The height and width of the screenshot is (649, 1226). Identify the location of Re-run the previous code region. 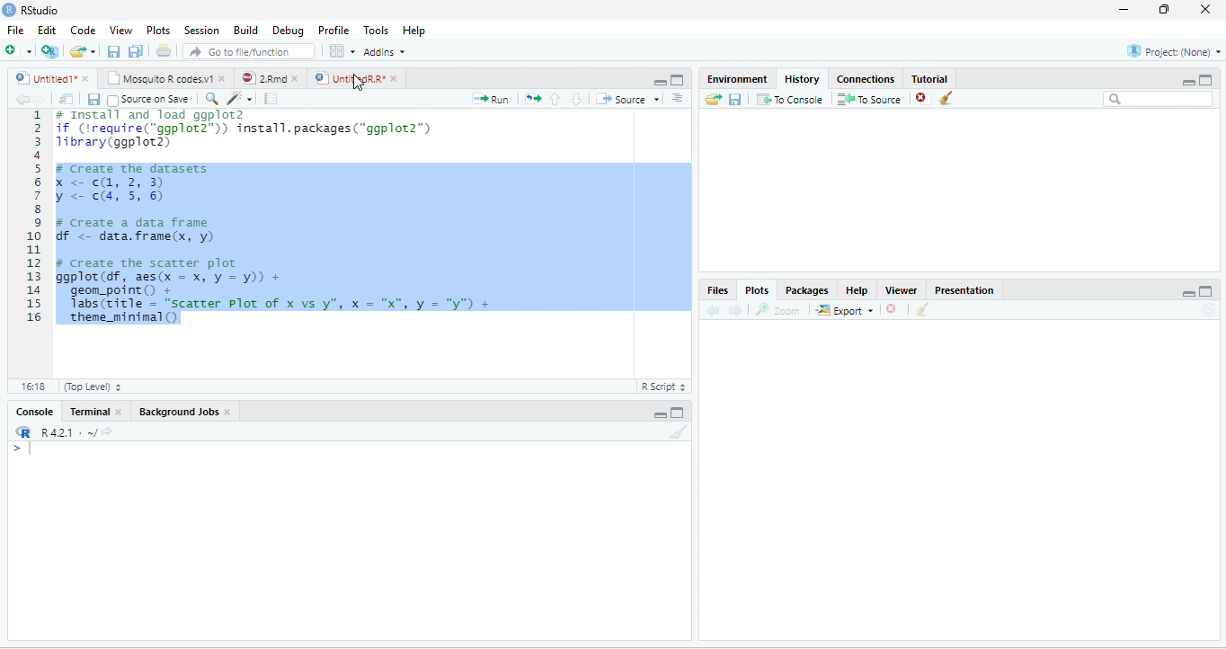
(533, 99).